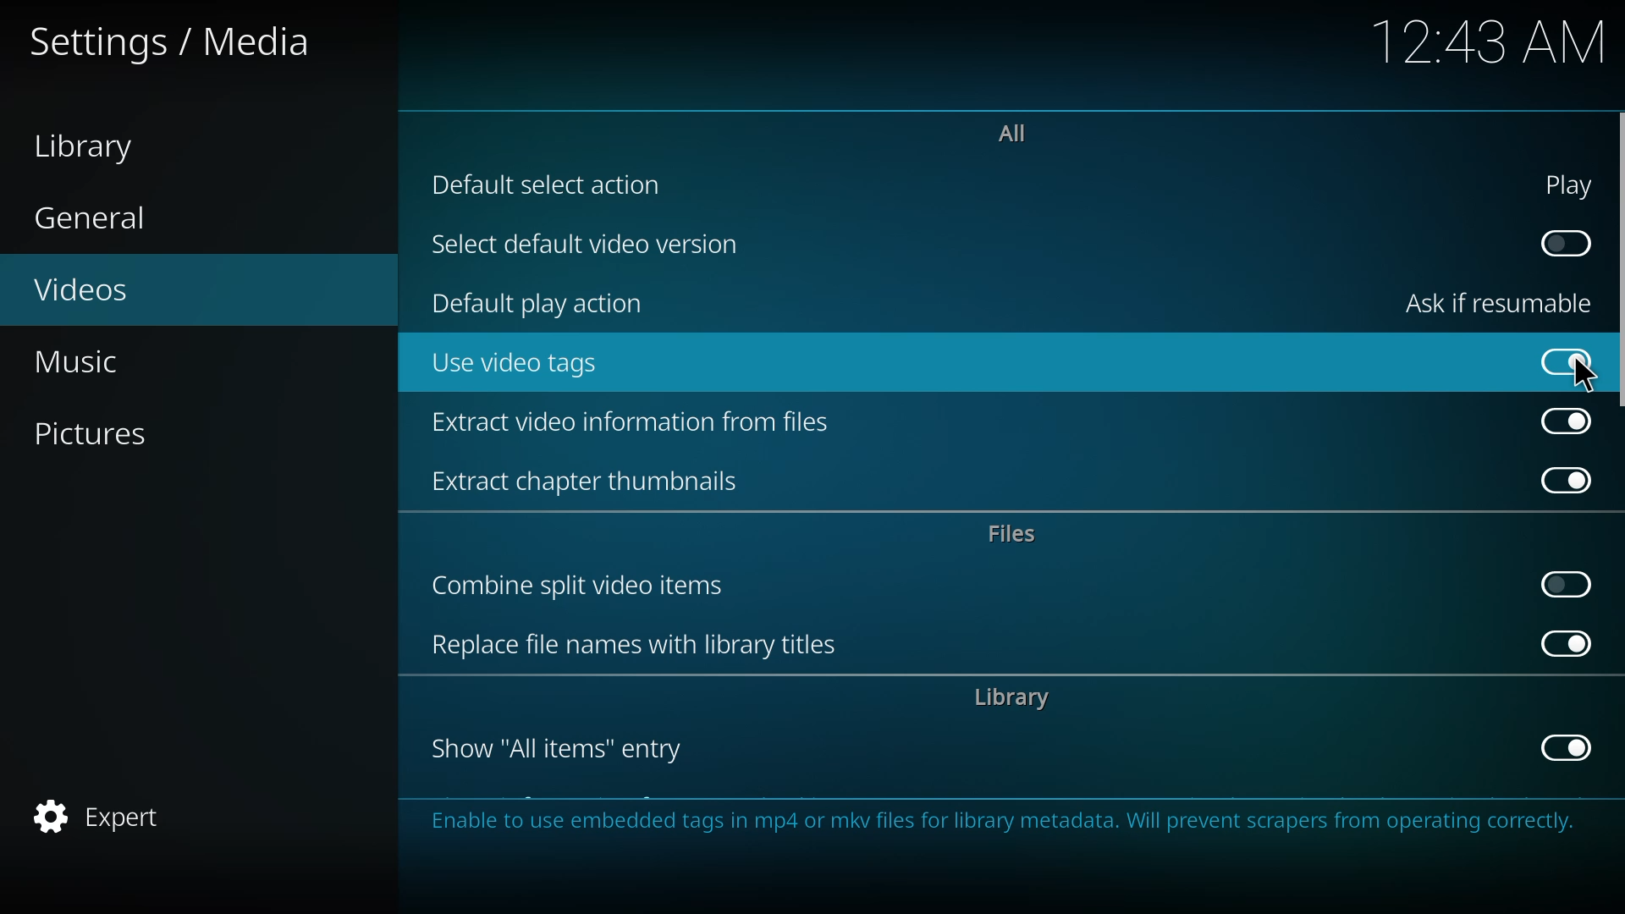  What do you see at coordinates (523, 366) in the screenshot?
I see `use video tags` at bounding box center [523, 366].